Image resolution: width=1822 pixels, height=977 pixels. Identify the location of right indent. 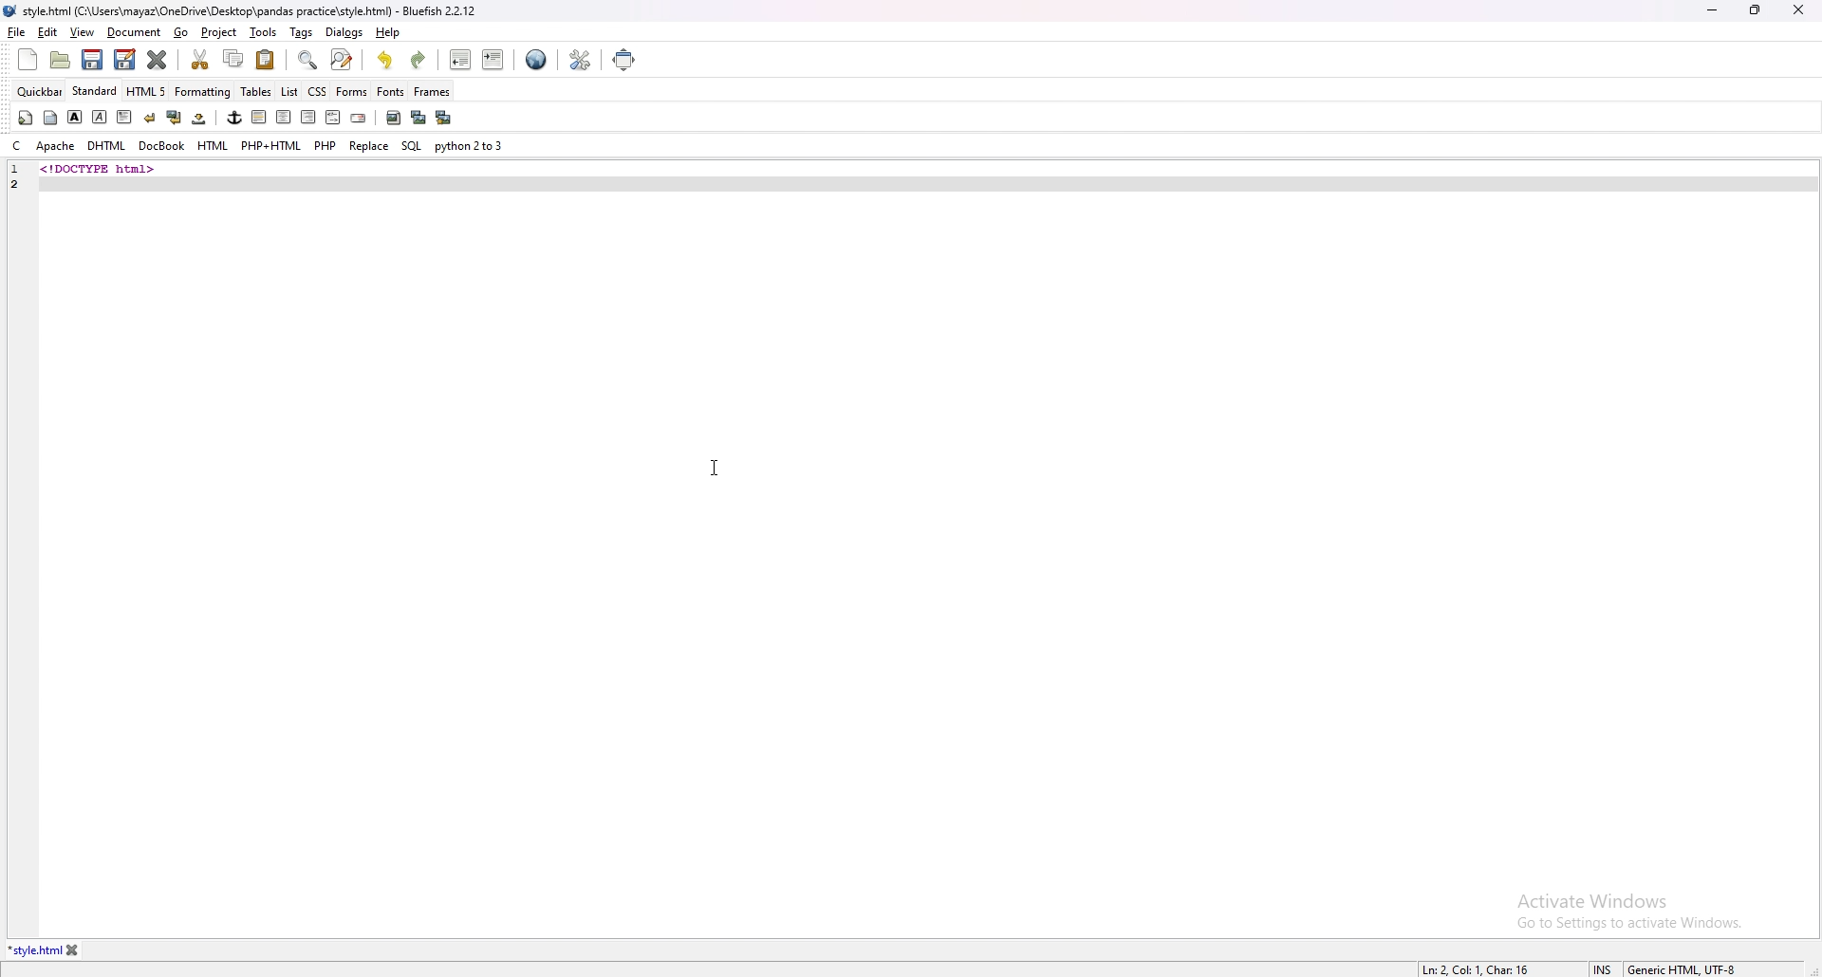
(306, 117).